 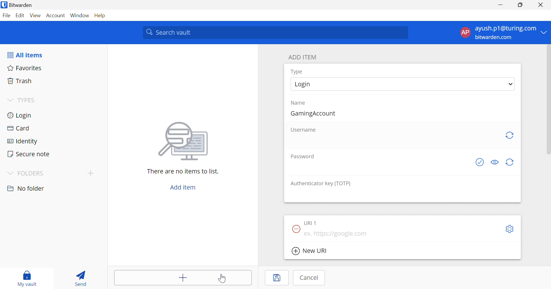 What do you see at coordinates (500, 5) in the screenshot?
I see `Minimize` at bounding box center [500, 5].